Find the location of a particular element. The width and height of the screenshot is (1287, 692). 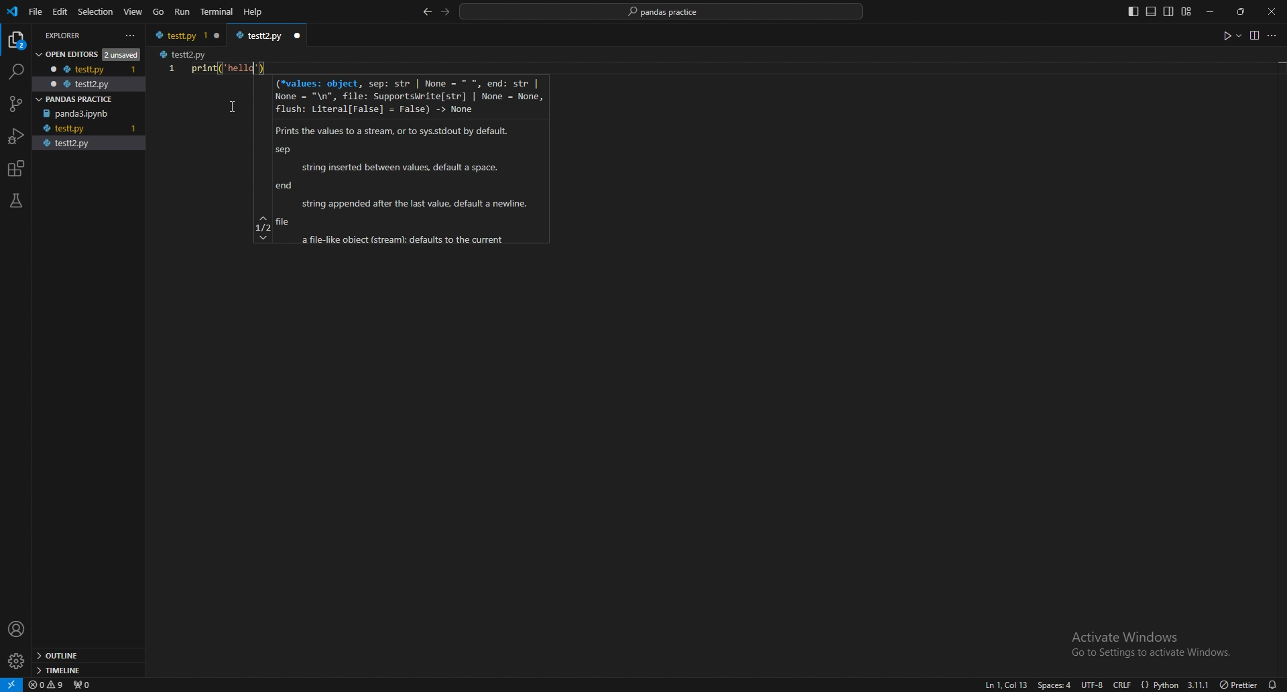

print("Hello") is located at coordinates (225, 68).